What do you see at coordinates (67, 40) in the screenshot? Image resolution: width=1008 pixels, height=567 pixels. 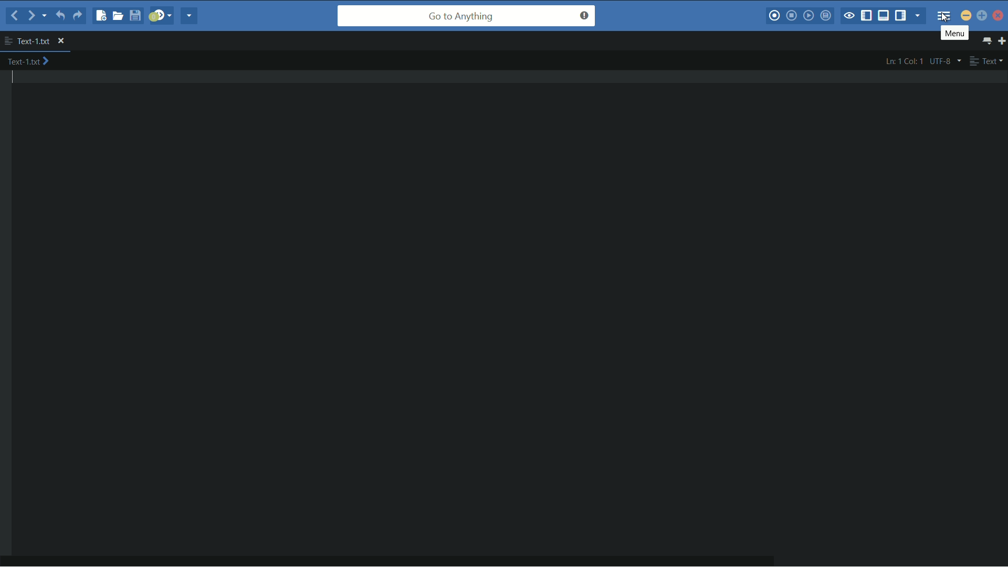 I see `close` at bounding box center [67, 40].